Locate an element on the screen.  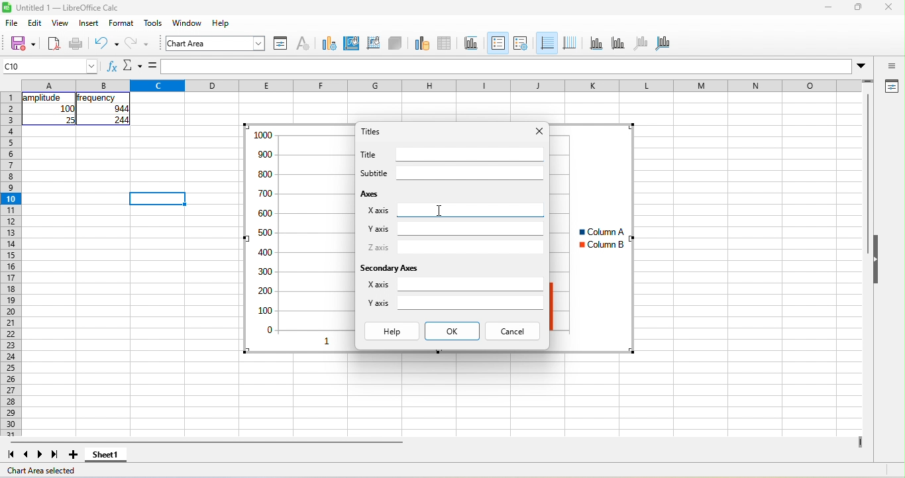
close is located at coordinates (540, 131).